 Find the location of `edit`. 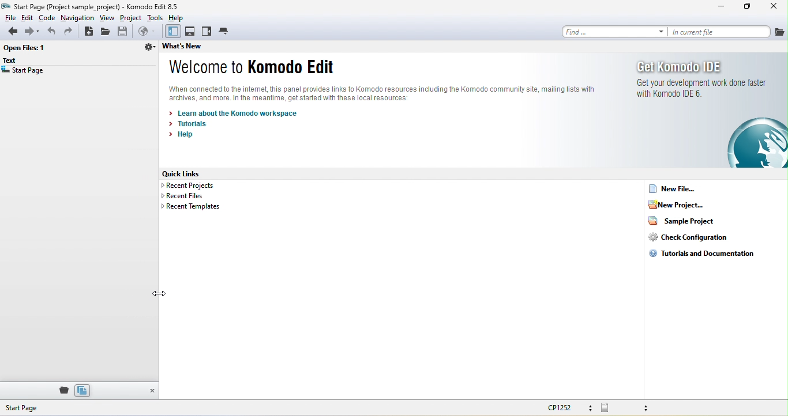

edit is located at coordinates (28, 17).